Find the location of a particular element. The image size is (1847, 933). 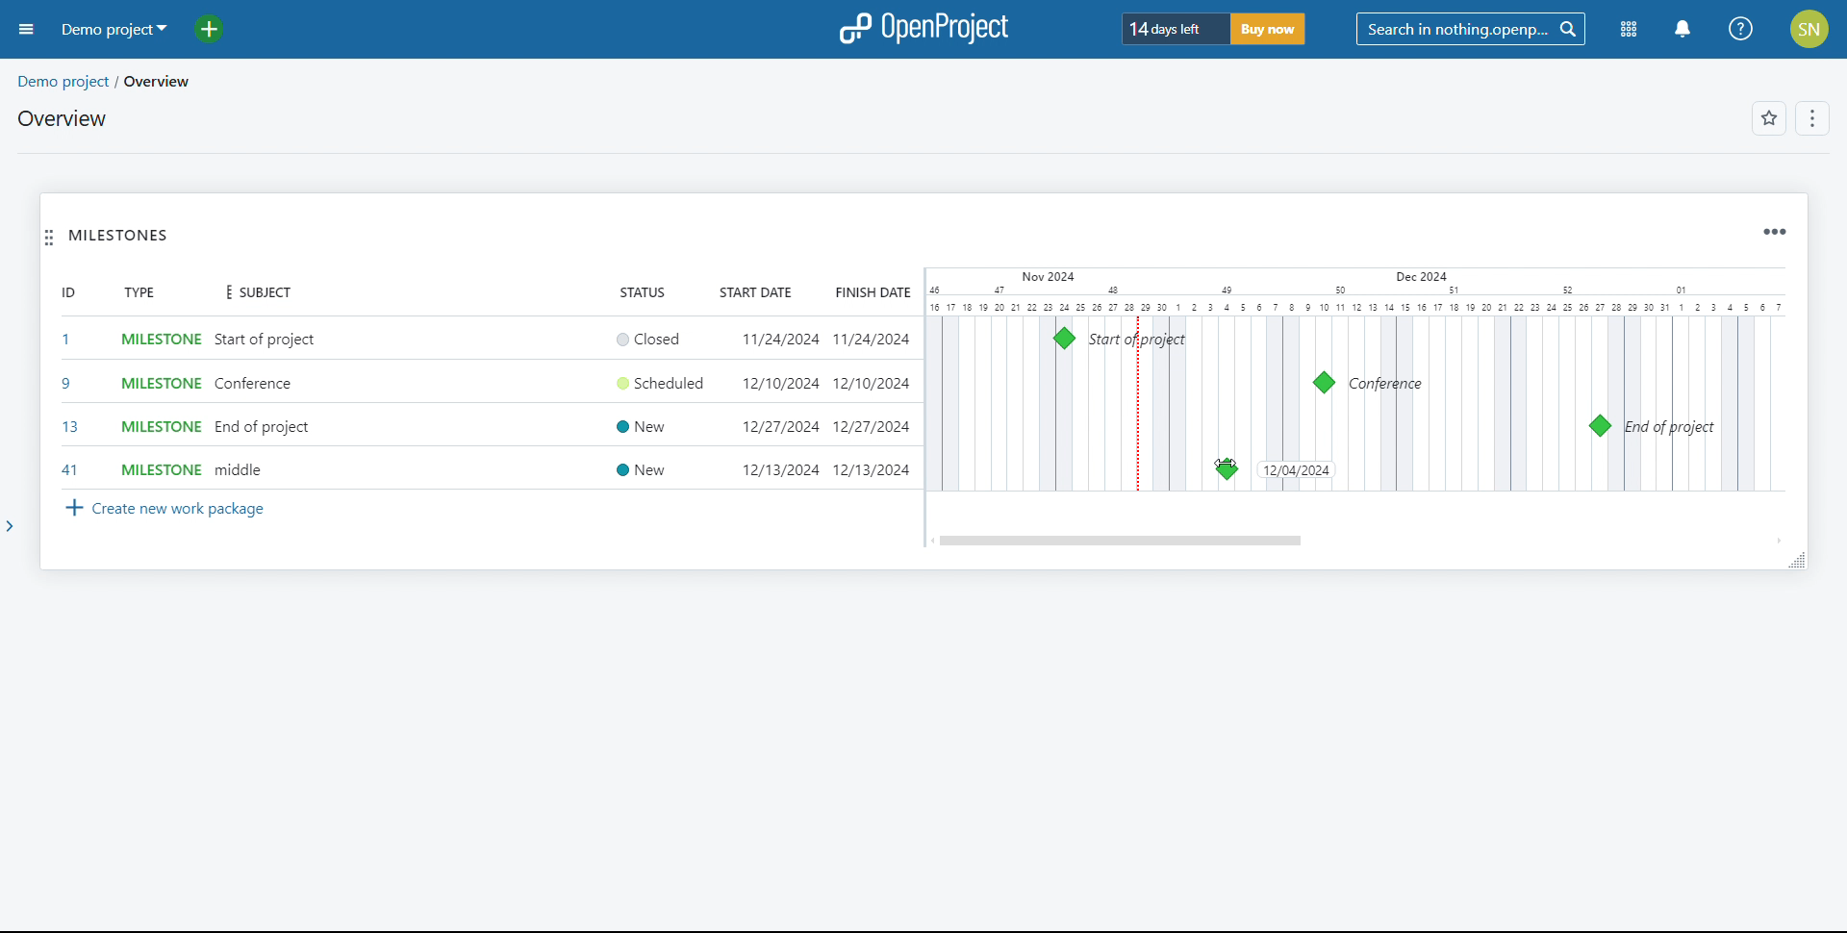

scroll left is located at coordinates (931, 541).